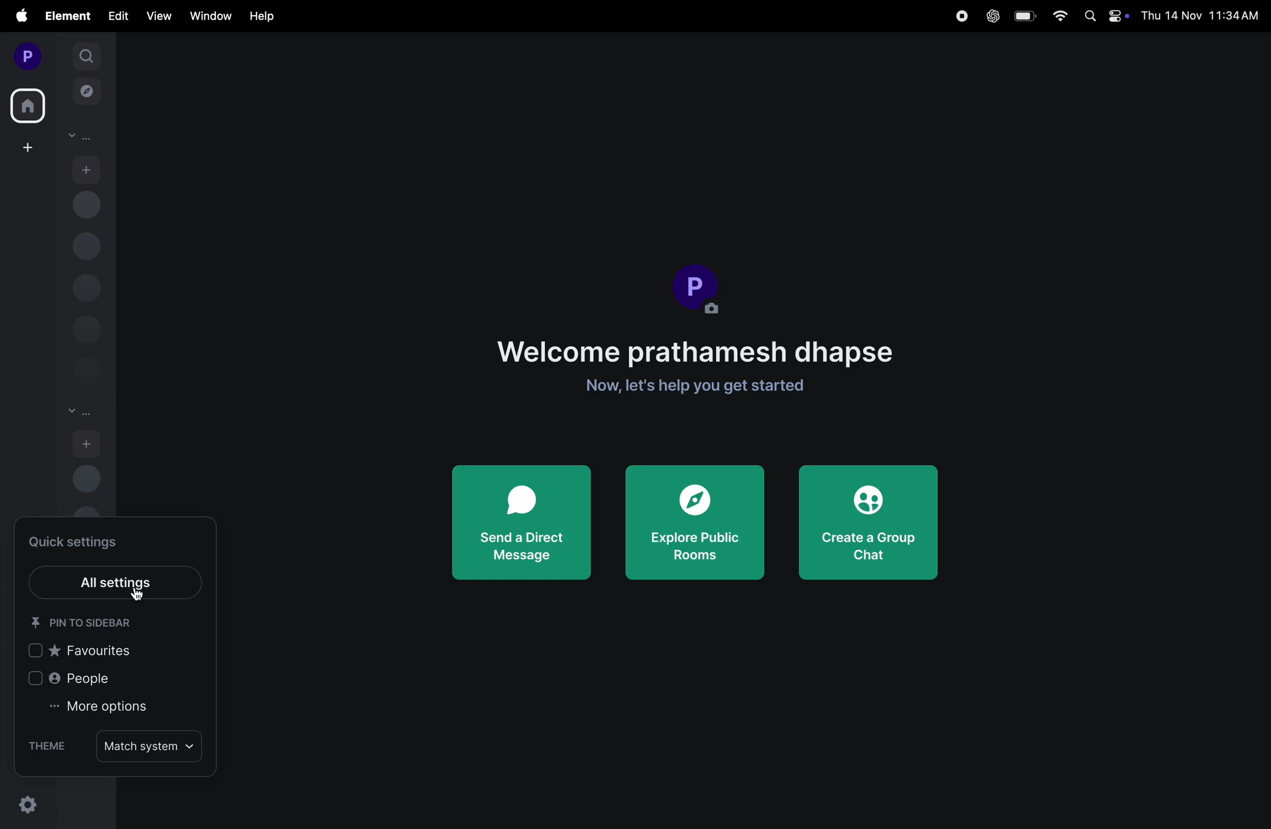 The width and height of the screenshot is (1271, 829). I want to click on match system, so click(151, 746).